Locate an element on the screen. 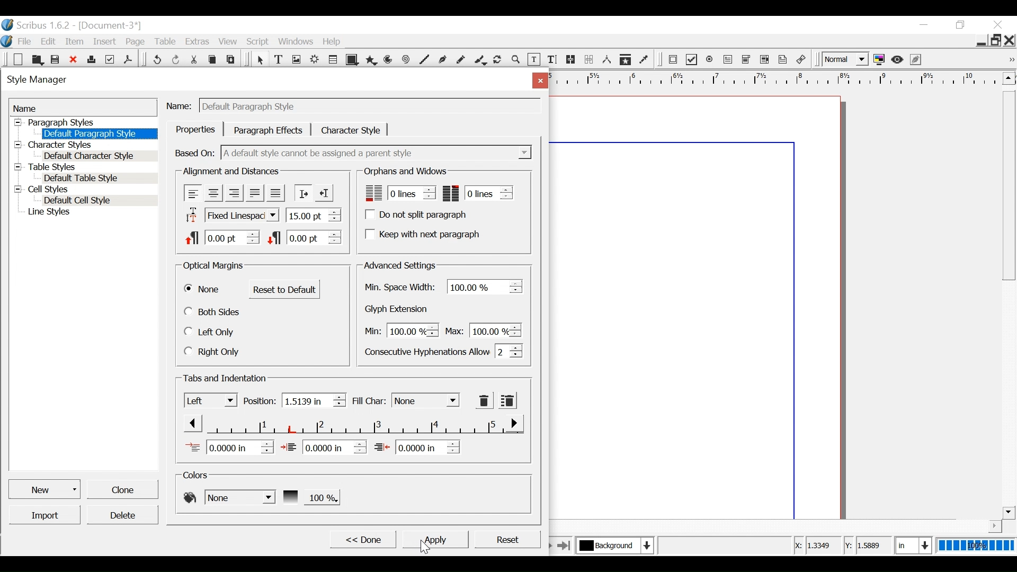 The image size is (1017, 572). Adjust Tab is located at coordinates (352, 423).